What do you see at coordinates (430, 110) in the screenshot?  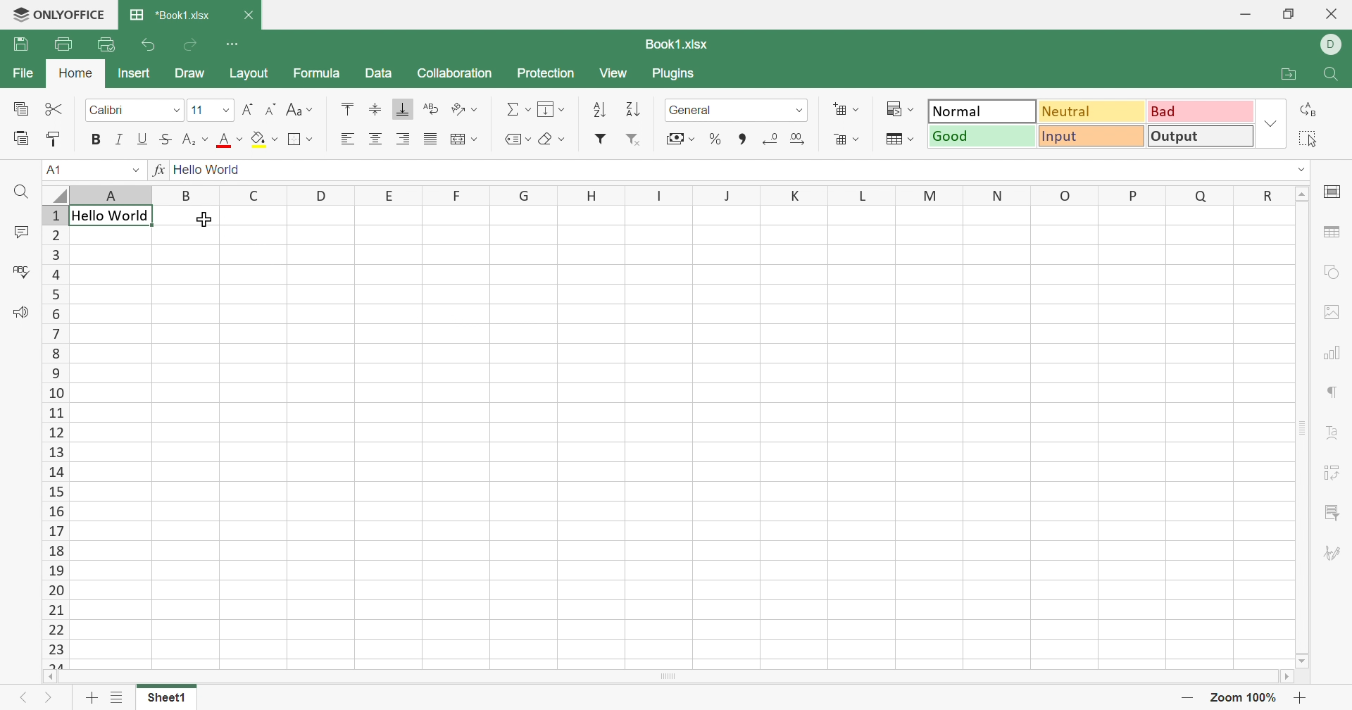 I see `Wrap text` at bounding box center [430, 110].